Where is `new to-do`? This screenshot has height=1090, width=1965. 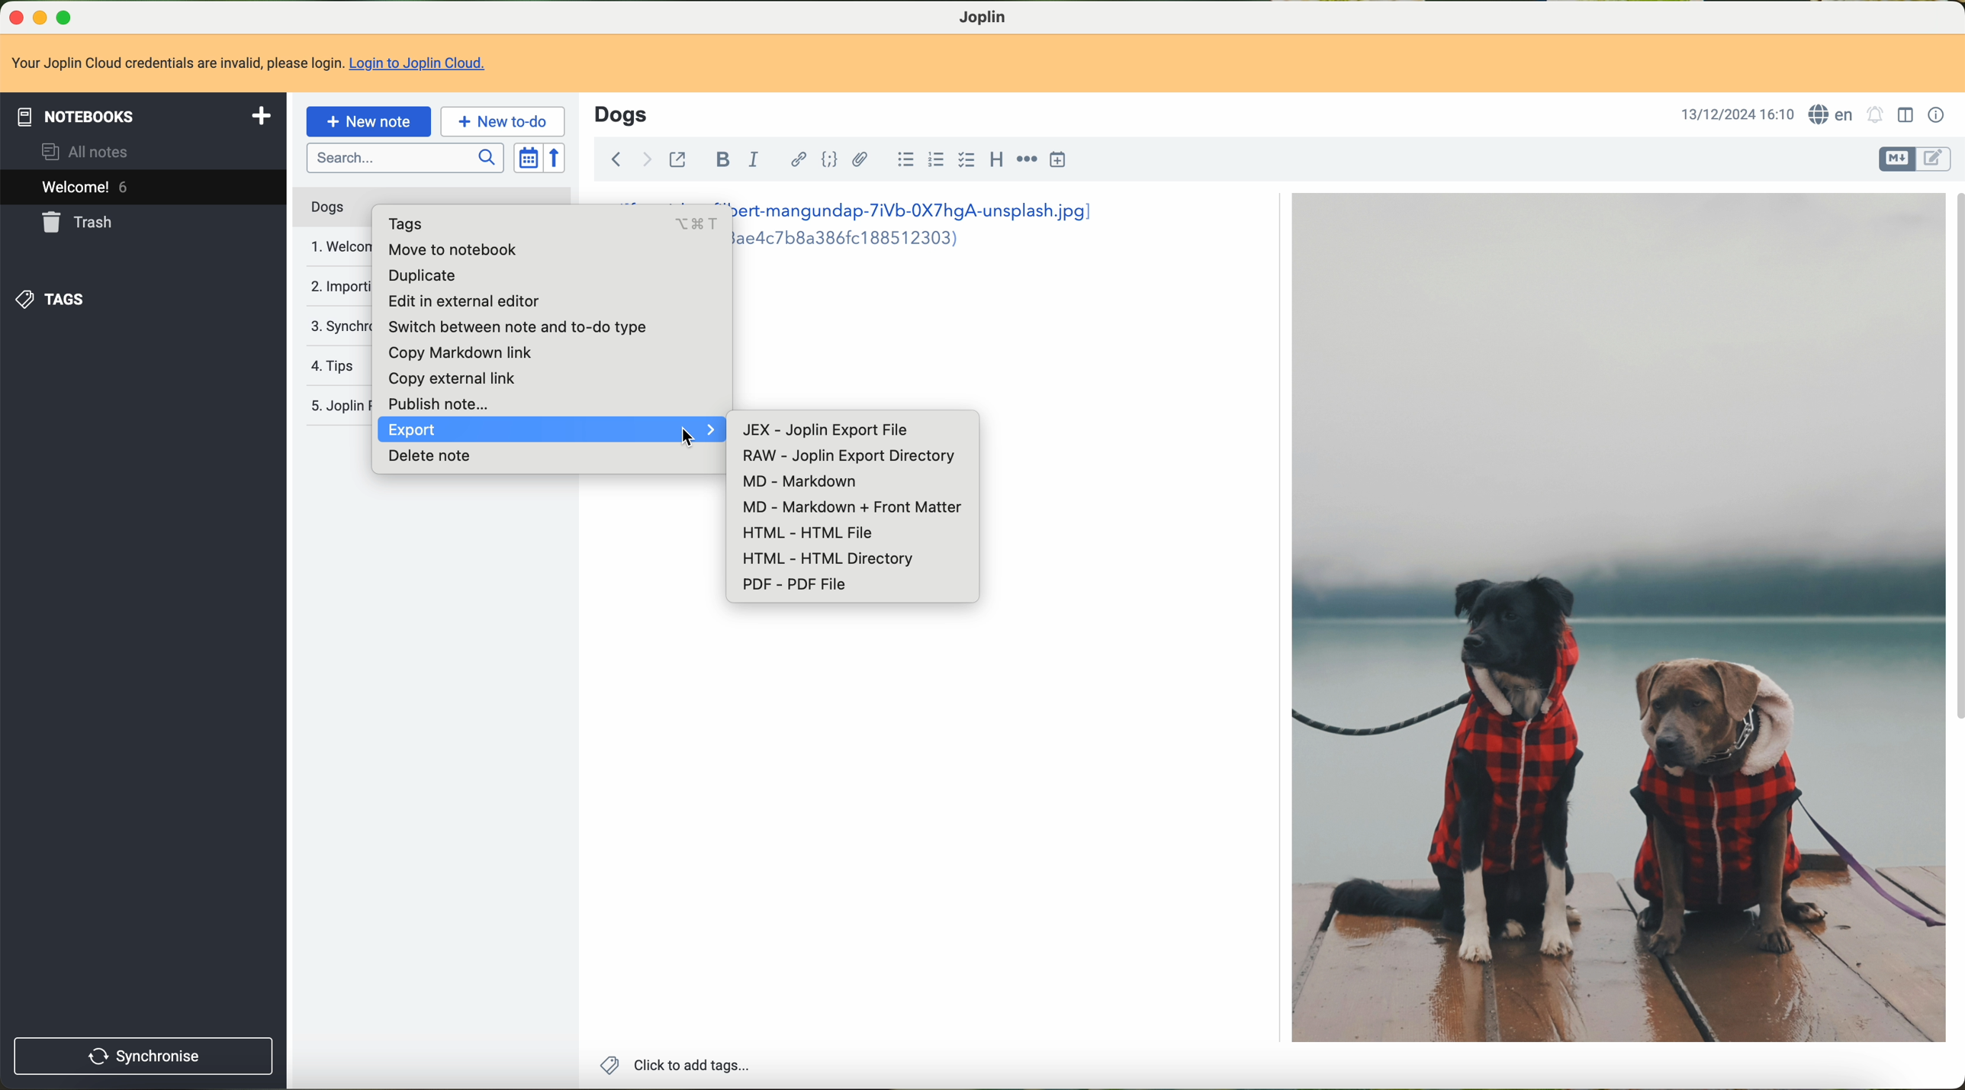 new to-do is located at coordinates (503, 122).